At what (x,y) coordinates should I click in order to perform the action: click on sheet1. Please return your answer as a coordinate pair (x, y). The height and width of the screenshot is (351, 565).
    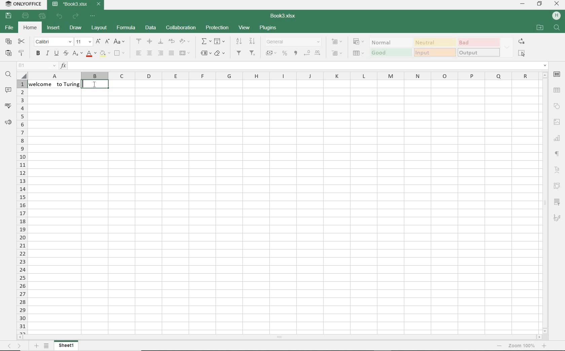
    Looking at the image, I should click on (66, 346).